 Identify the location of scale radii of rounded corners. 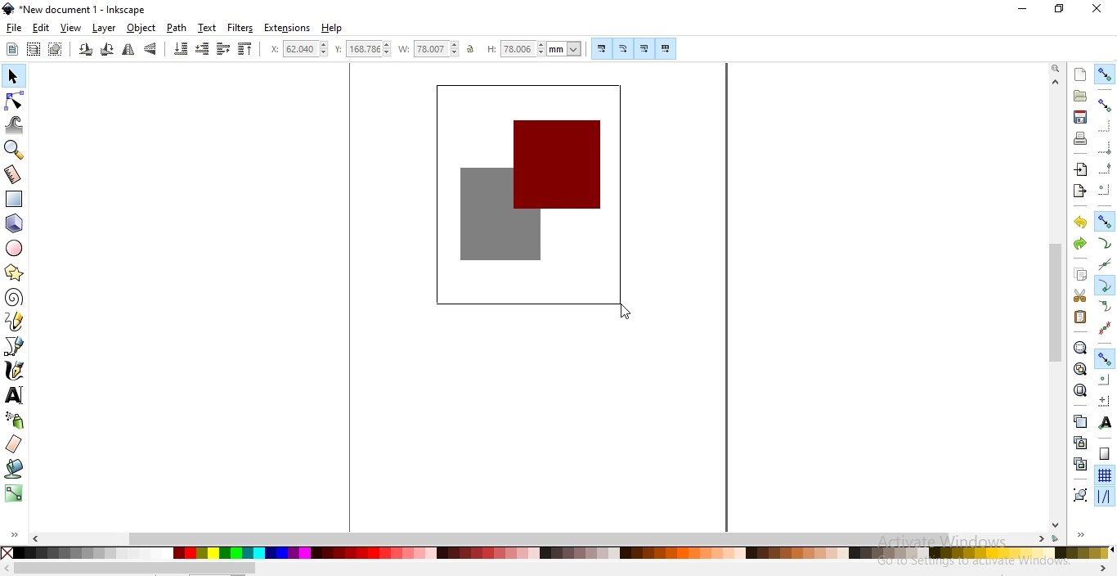
(624, 48).